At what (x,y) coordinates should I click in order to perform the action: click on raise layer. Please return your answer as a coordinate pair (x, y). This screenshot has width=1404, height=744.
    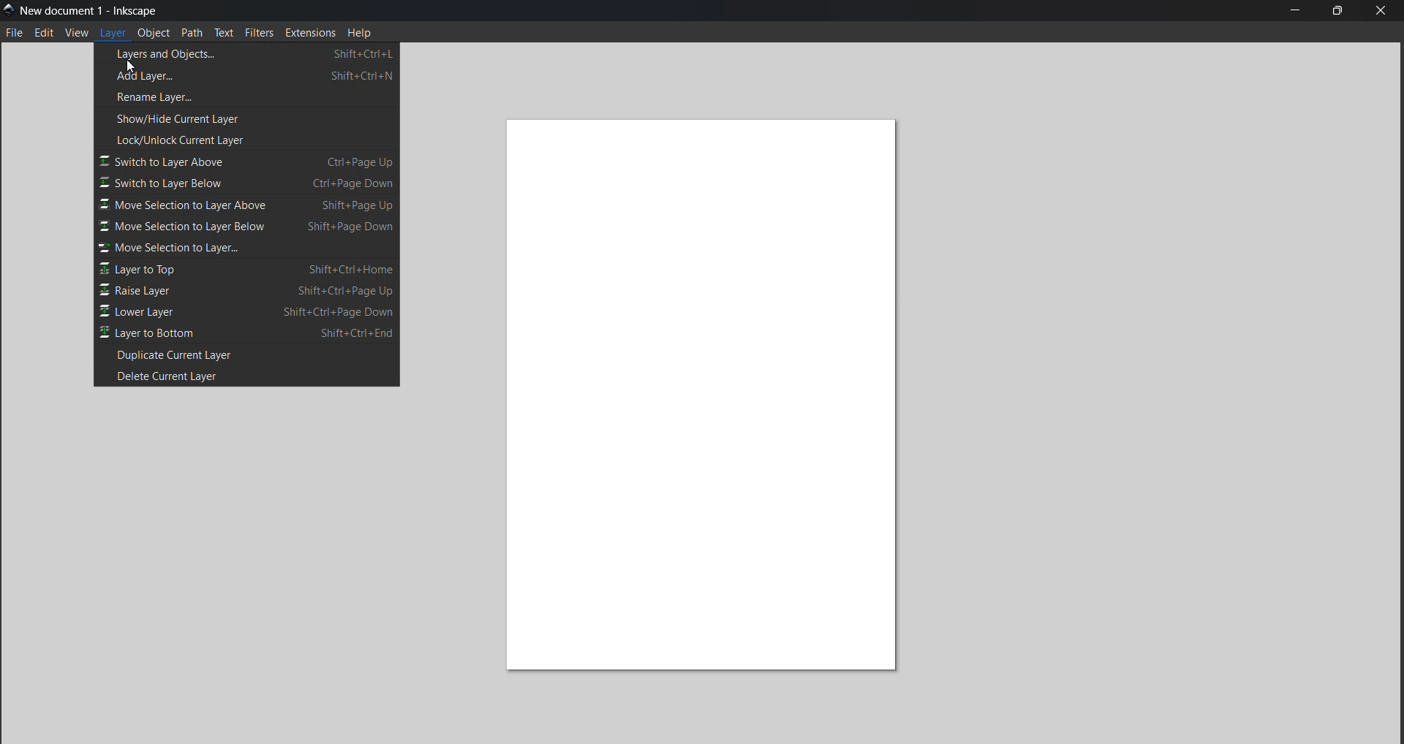
    Looking at the image, I should click on (249, 291).